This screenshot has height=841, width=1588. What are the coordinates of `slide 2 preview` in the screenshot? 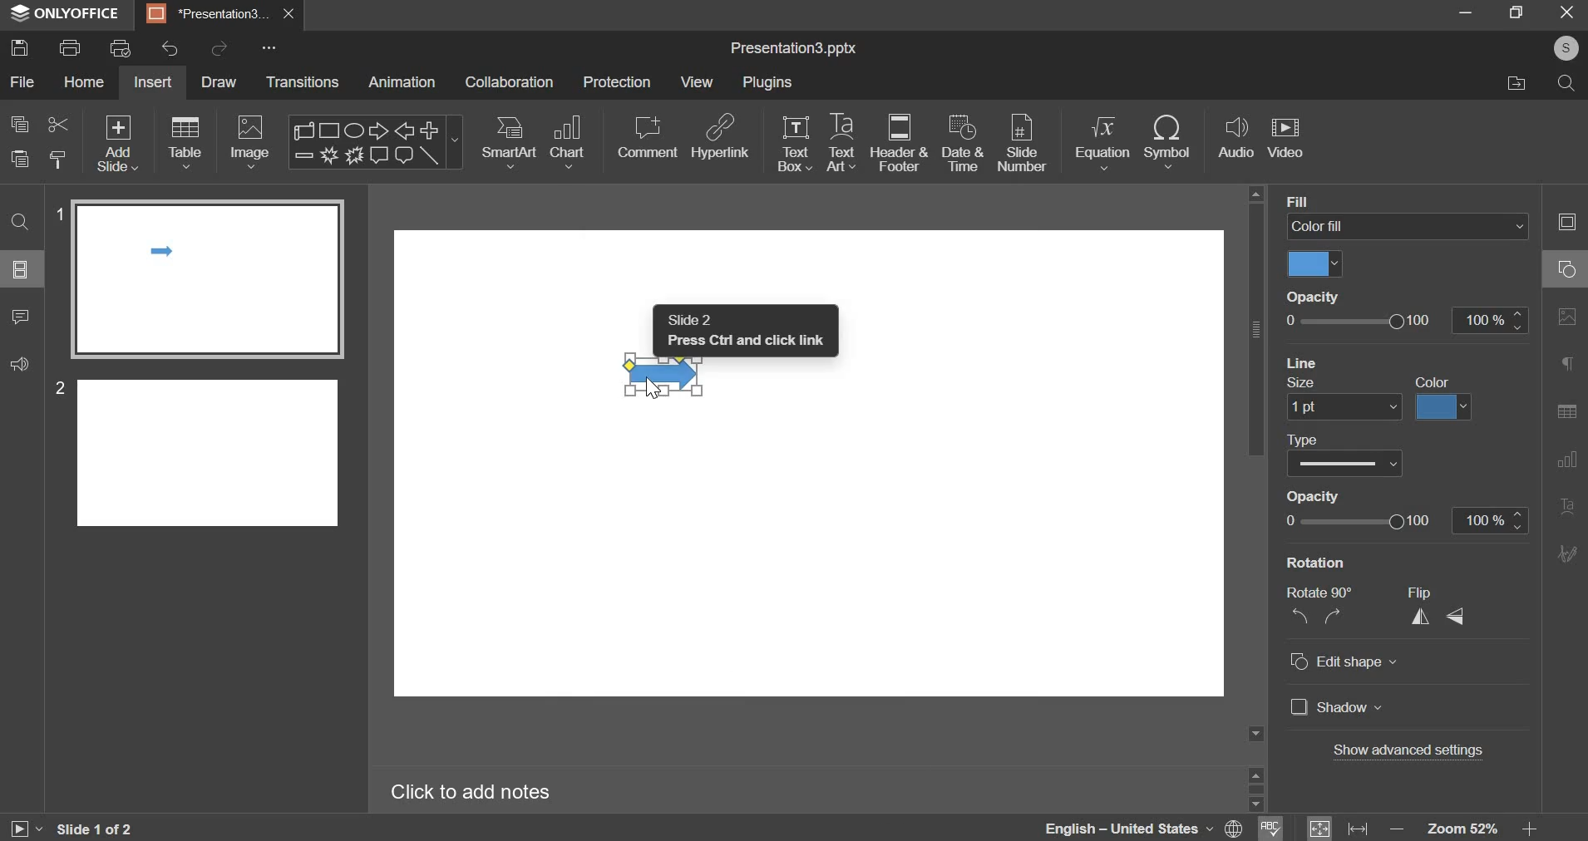 It's located at (209, 450).